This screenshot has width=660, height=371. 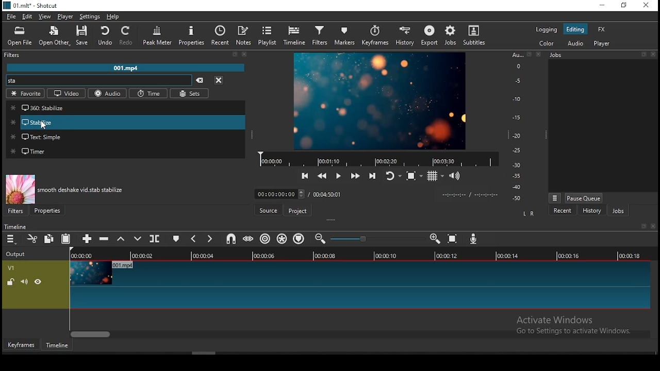 I want to click on drag, so click(x=543, y=136).